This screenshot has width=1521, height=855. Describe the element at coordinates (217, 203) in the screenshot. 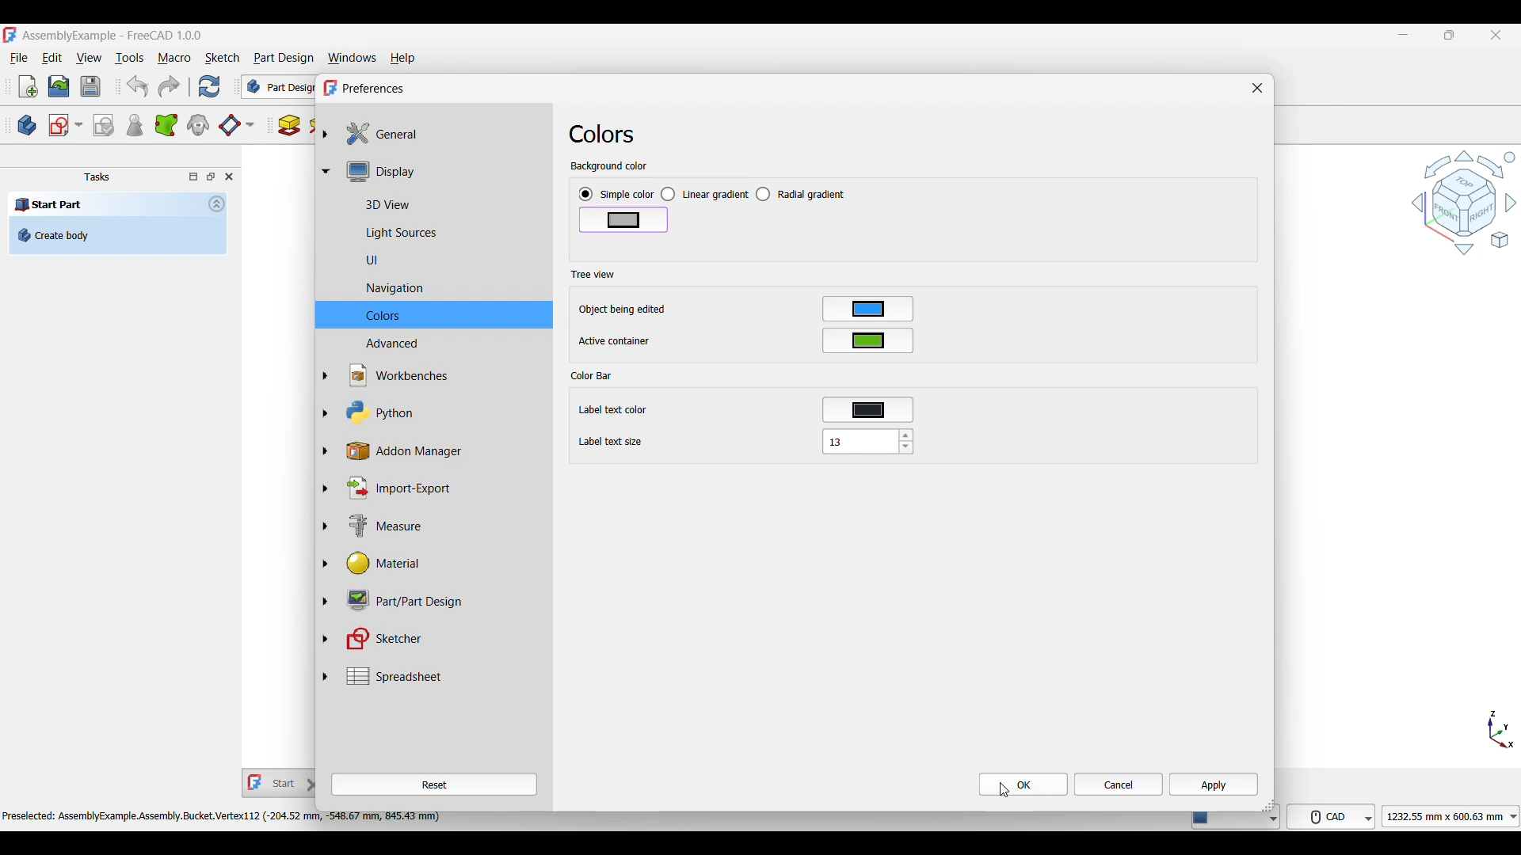

I see `Collapse` at that location.